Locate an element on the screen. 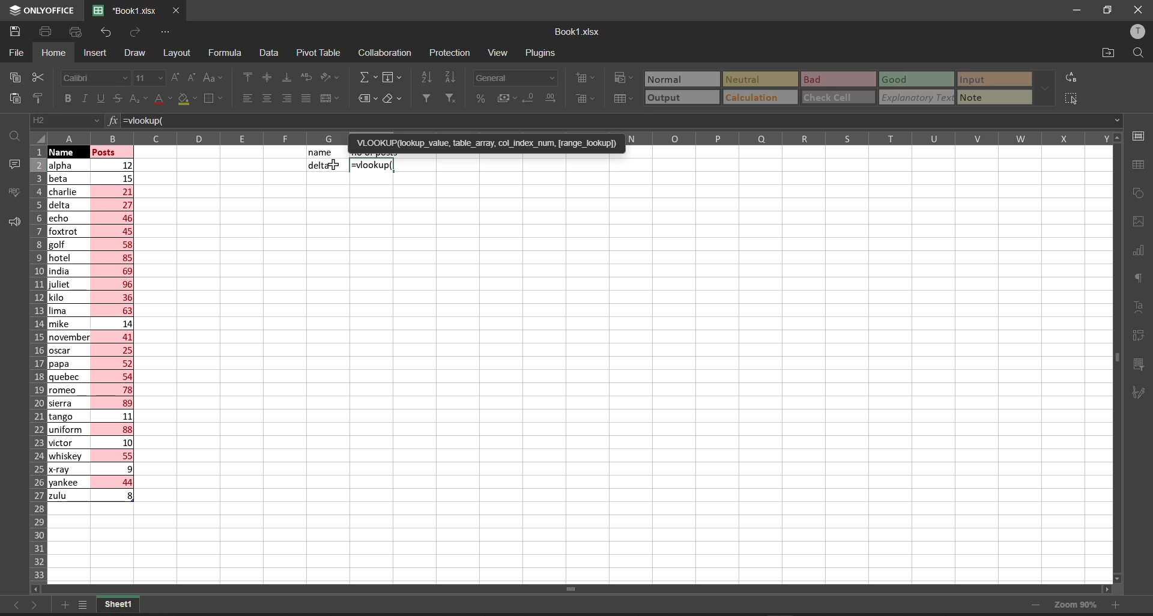 The image size is (1153, 616). find is located at coordinates (1140, 52).